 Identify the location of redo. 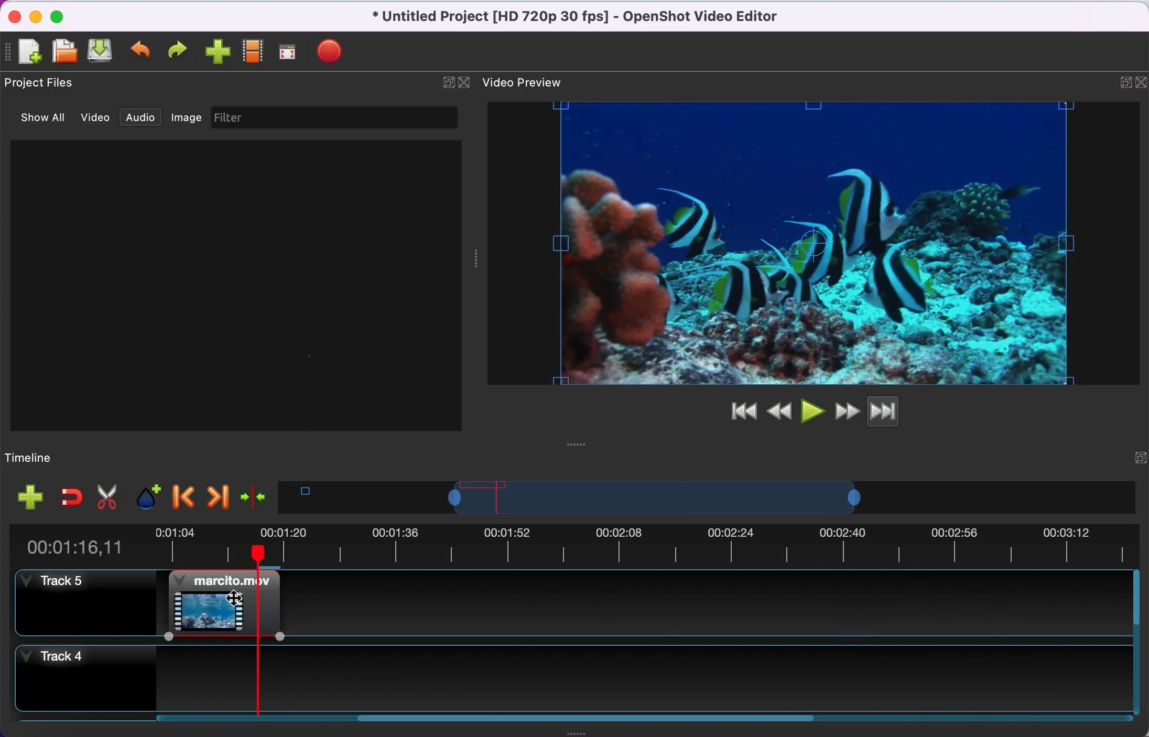
(180, 51).